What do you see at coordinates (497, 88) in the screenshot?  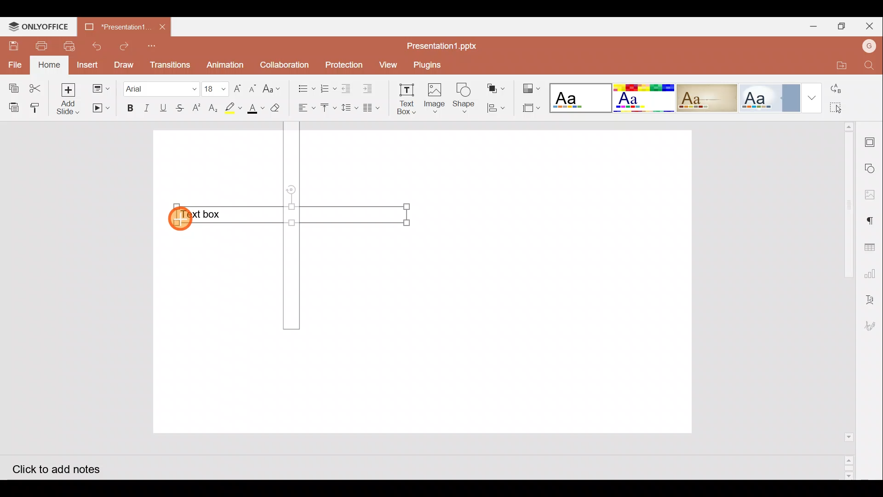 I see `Arrange shape` at bounding box center [497, 88].